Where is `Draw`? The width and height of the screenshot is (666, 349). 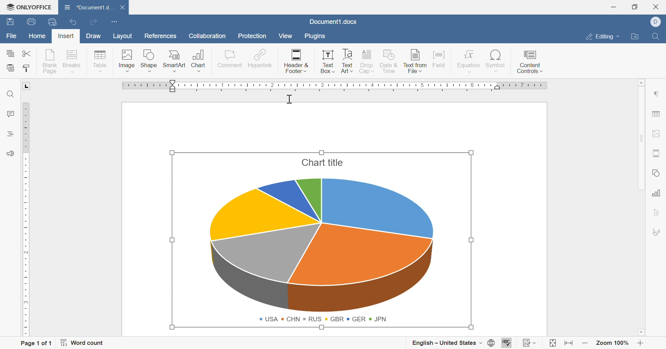
Draw is located at coordinates (94, 35).